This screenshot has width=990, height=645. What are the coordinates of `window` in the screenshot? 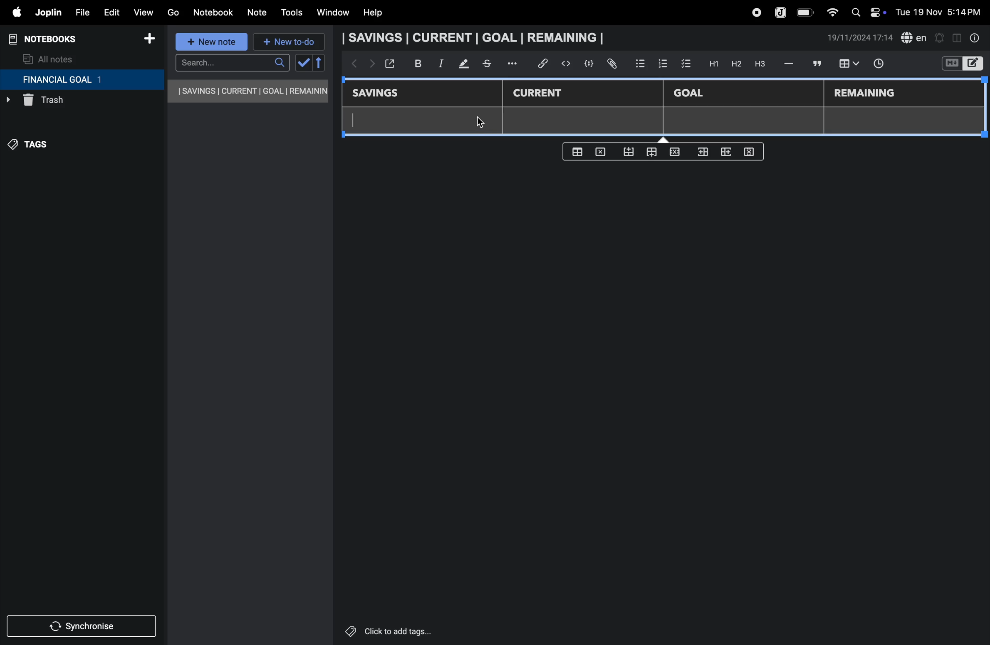 It's located at (332, 13).